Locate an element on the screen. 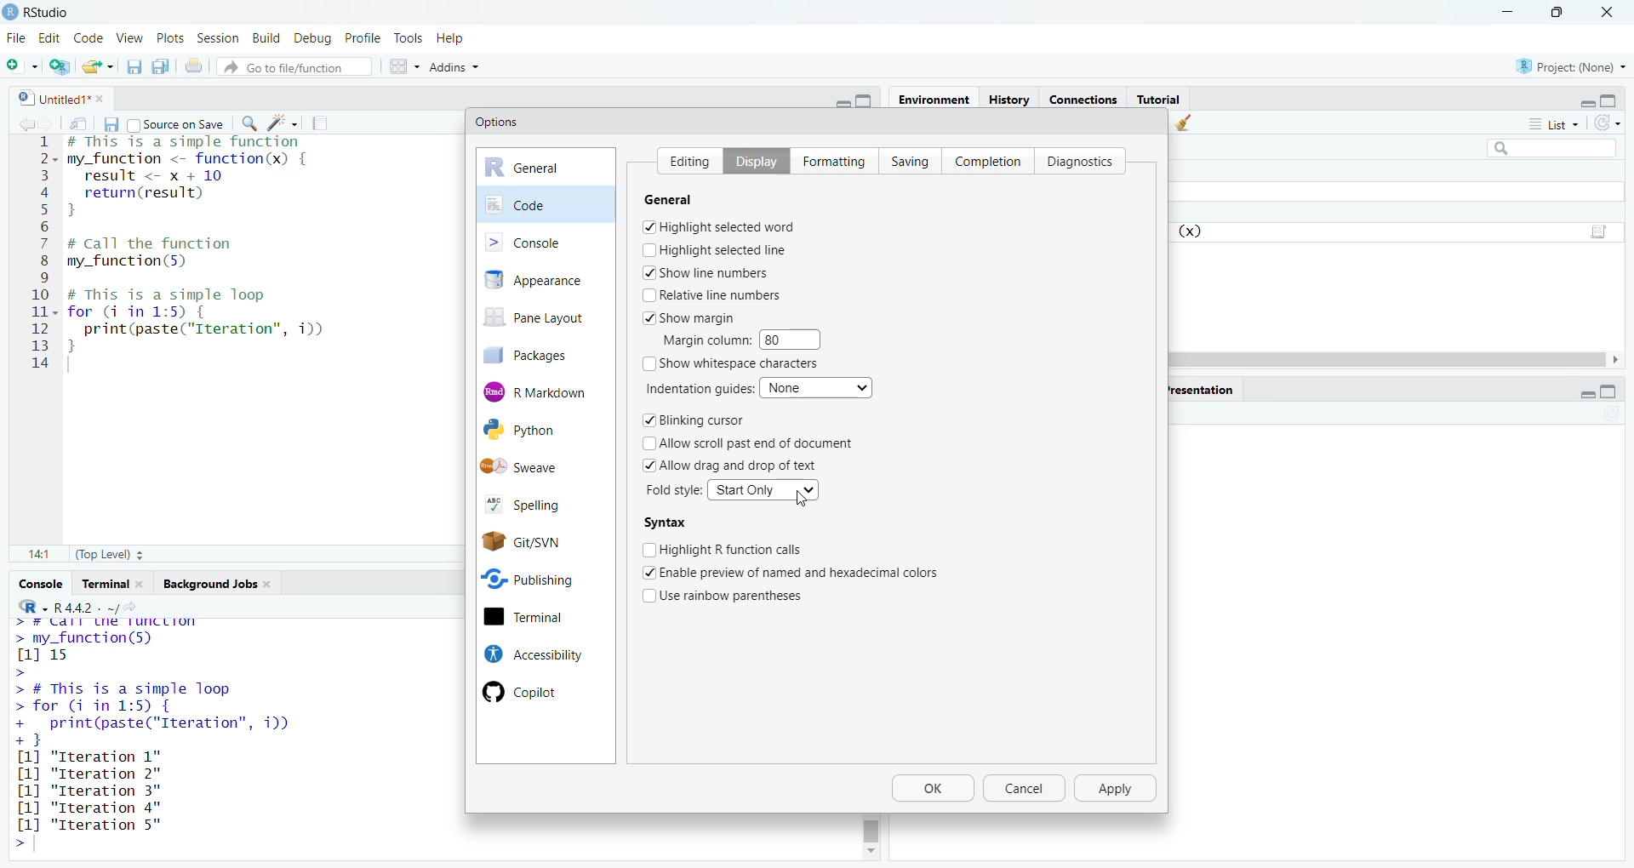  code is located at coordinates (546, 203).